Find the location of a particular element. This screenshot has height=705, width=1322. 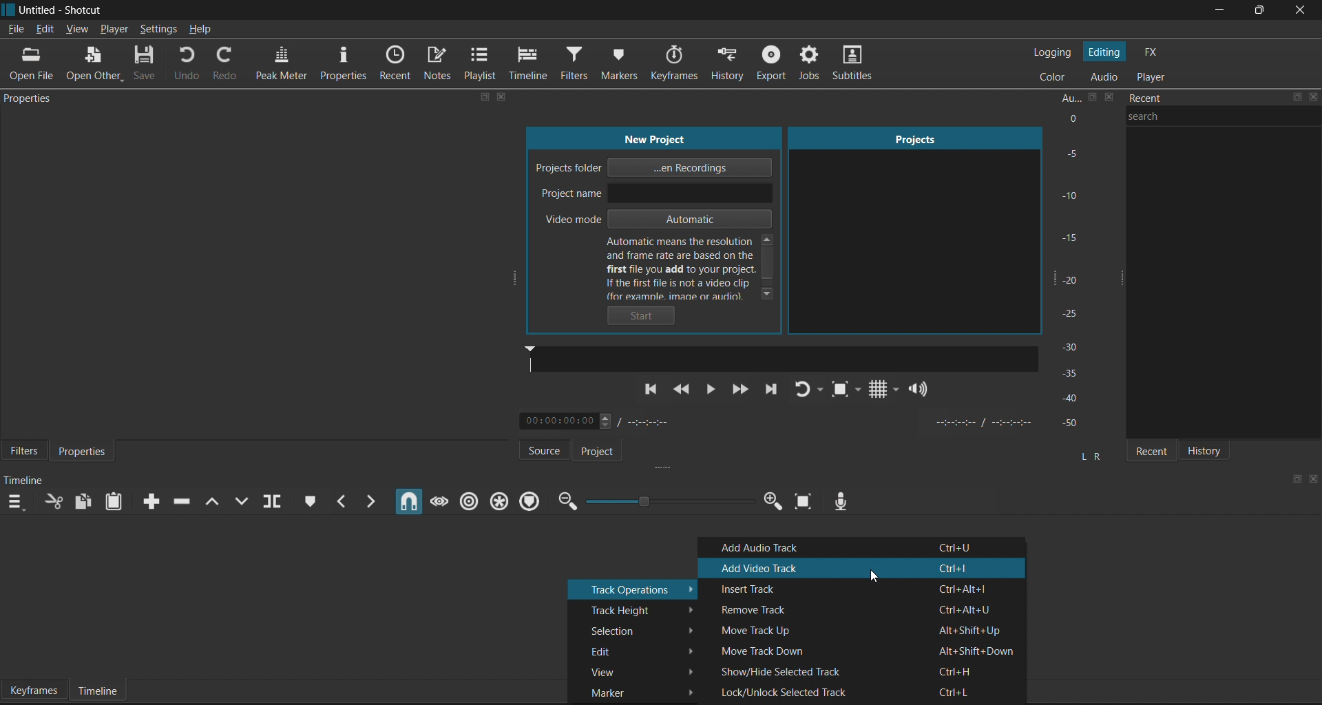

Keyframes is located at coordinates (681, 63).